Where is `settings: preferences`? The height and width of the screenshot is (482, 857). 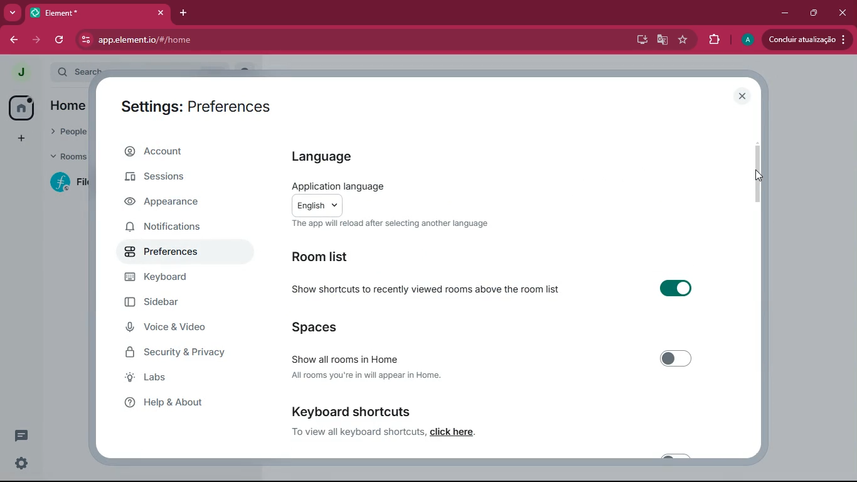 settings: preferences is located at coordinates (194, 106).